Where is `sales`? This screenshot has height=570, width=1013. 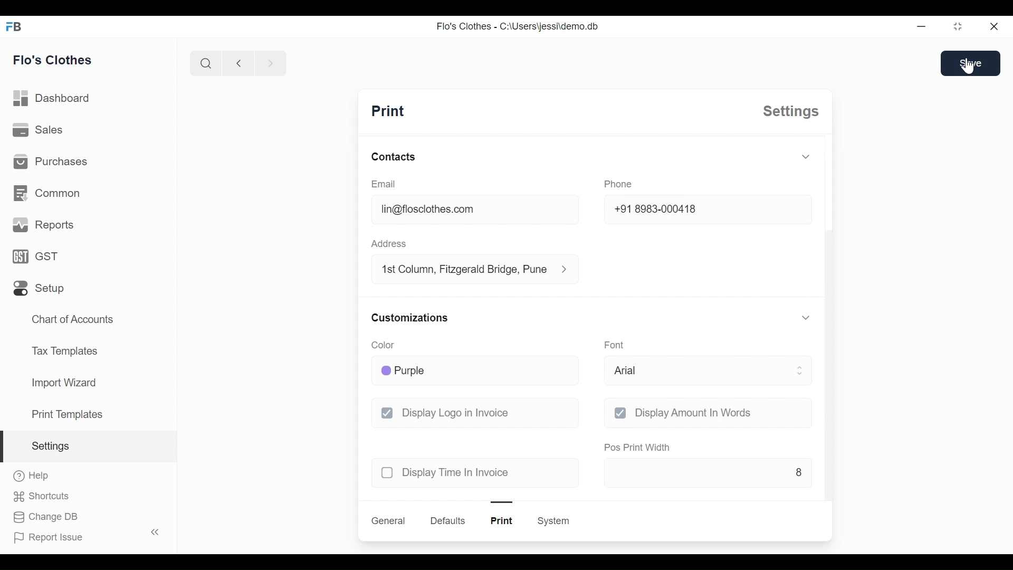
sales is located at coordinates (38, 129).